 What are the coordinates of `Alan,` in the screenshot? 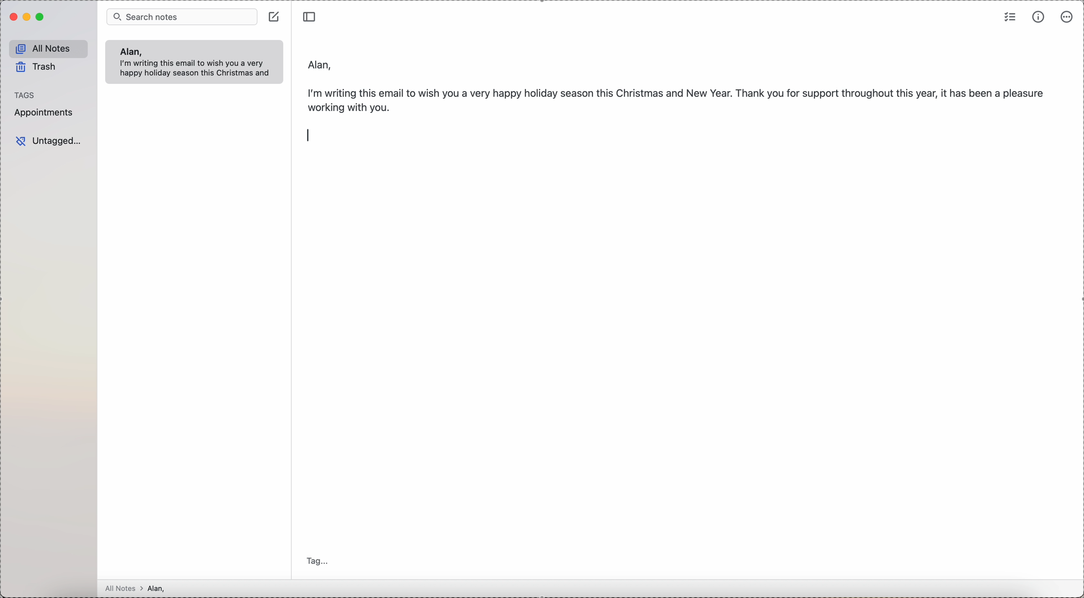 It's located at (130, 51).